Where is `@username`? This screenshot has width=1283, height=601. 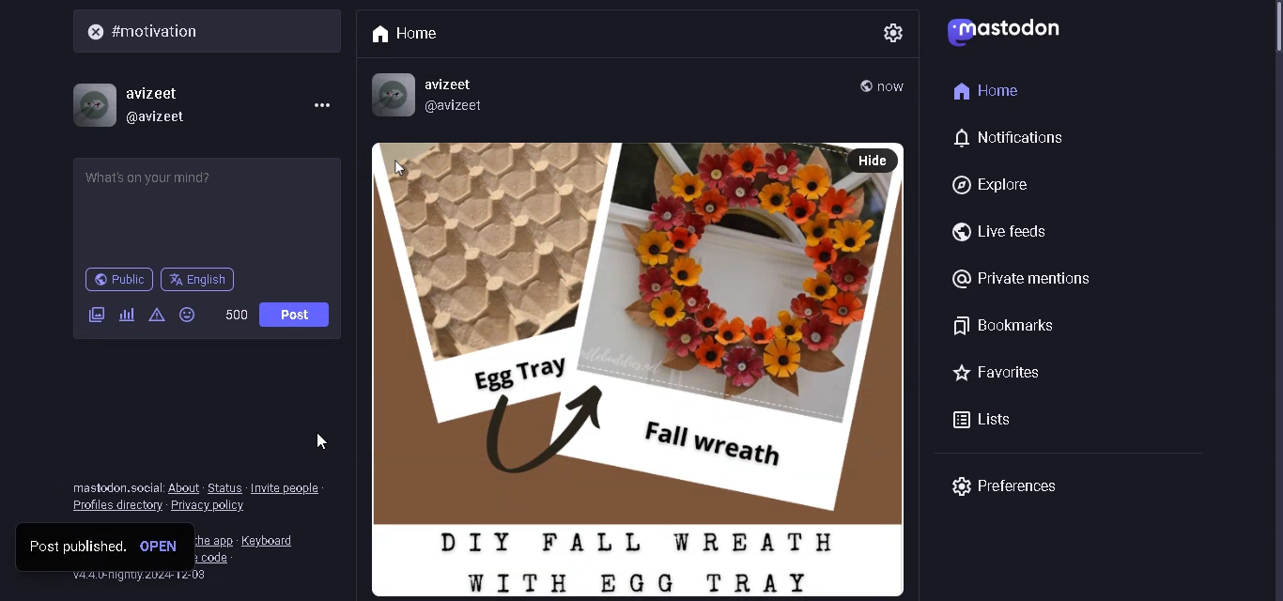 @username is located at coordinates (164, 118).